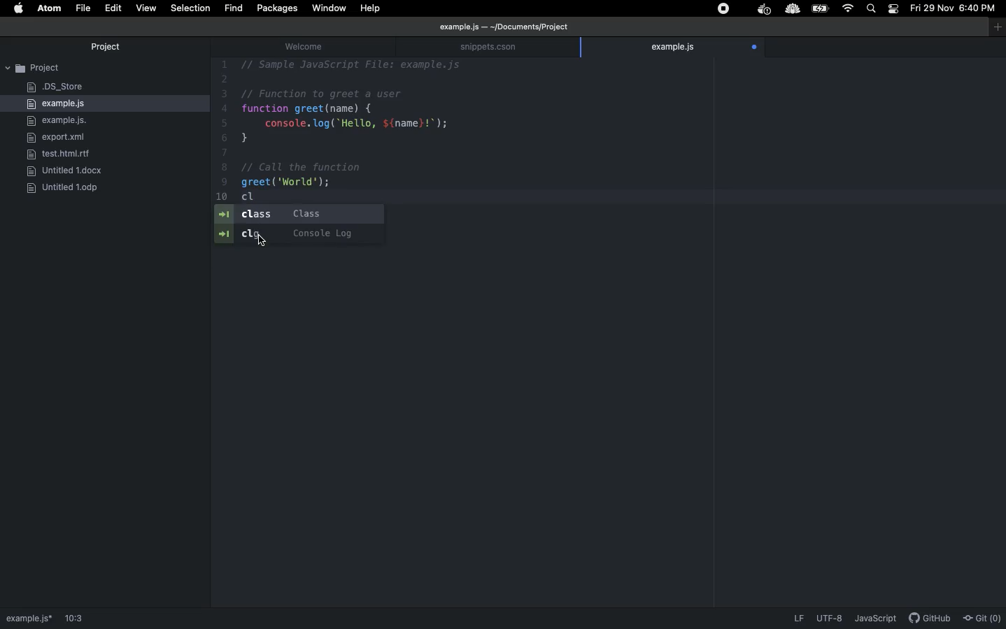  Describe the element at coordinates (27, 617) in the screenshot. I see `path` at that location.